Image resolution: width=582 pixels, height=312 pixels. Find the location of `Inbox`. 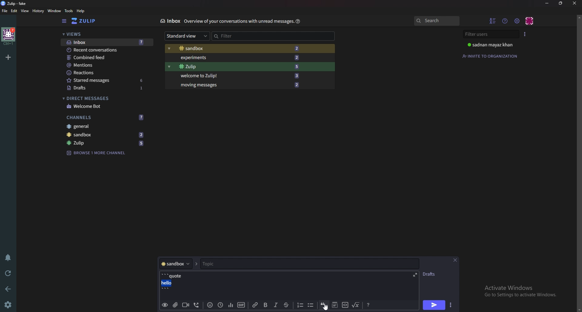

Inbox is located at coordinates (89, 42).